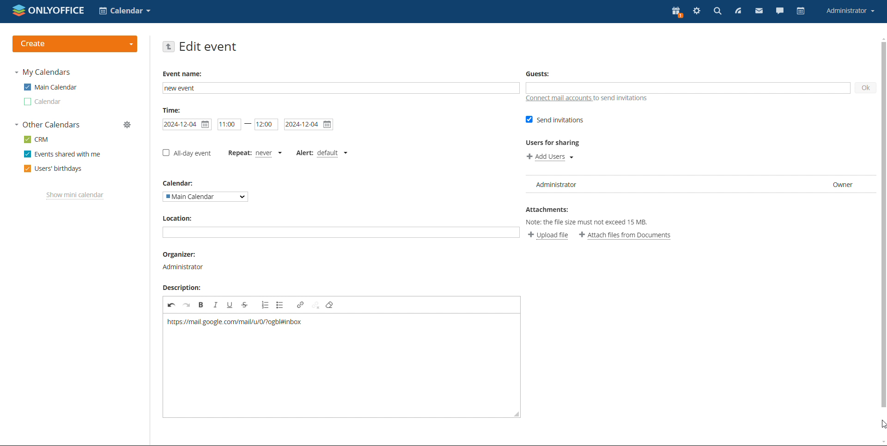  I want to click on insert/remove numbered list, so click(265, 304).